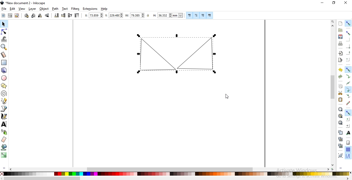  What do you see at coordinates (340, 60) in the screenshot?
I see `export document` at bounding box center [340, 60].